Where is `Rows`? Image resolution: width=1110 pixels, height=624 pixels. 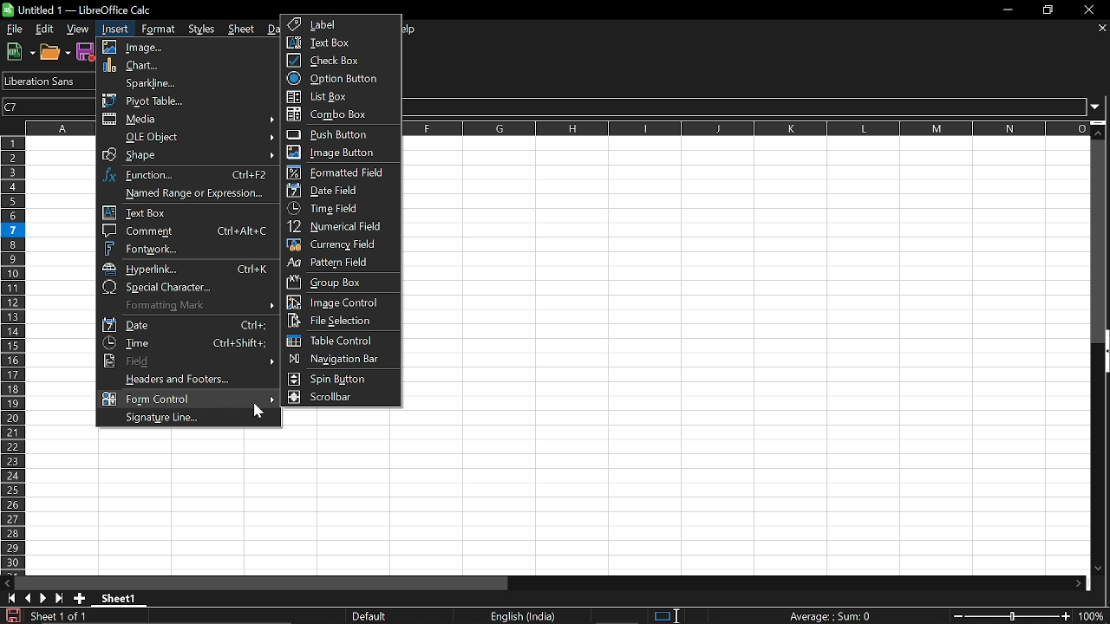 Rows is located at coordinates (12, 355).